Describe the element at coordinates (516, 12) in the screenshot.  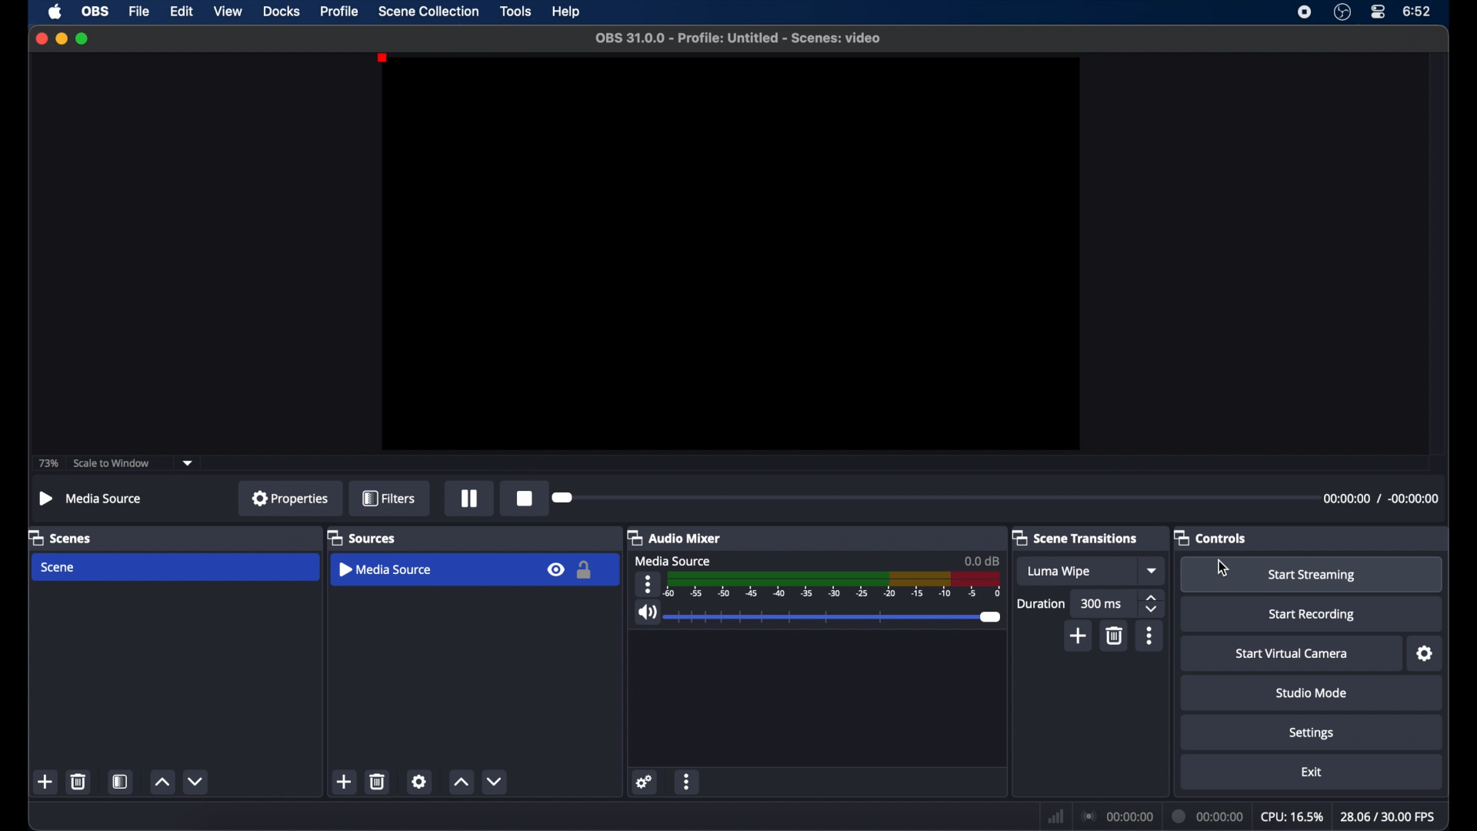
I see `tools` at that location.